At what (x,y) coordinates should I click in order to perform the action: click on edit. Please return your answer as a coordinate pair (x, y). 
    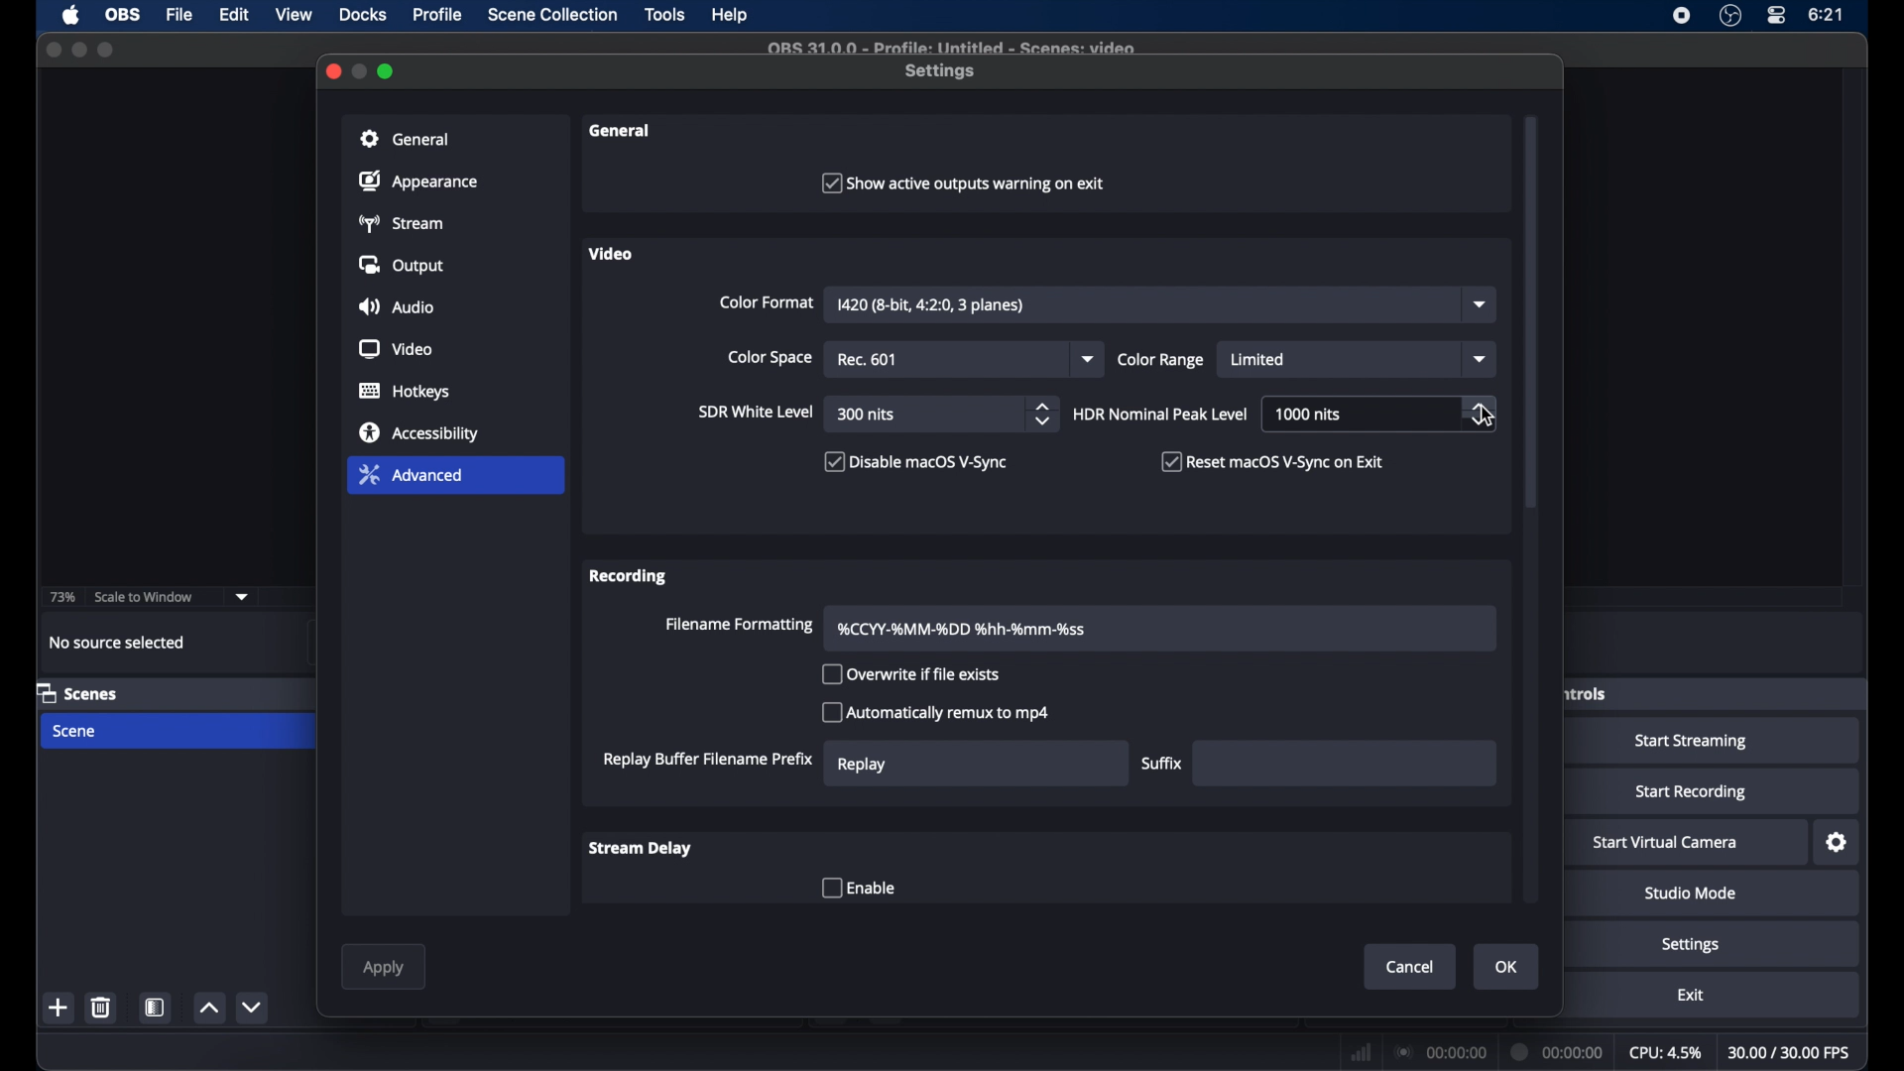
    Looking at the image, I should click on (236, 16).